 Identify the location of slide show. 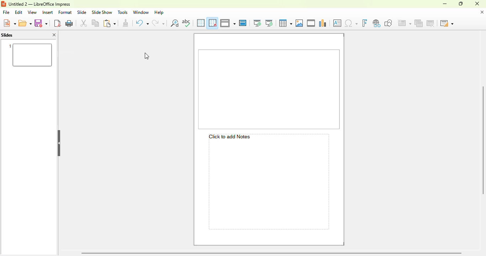
(102, 12).